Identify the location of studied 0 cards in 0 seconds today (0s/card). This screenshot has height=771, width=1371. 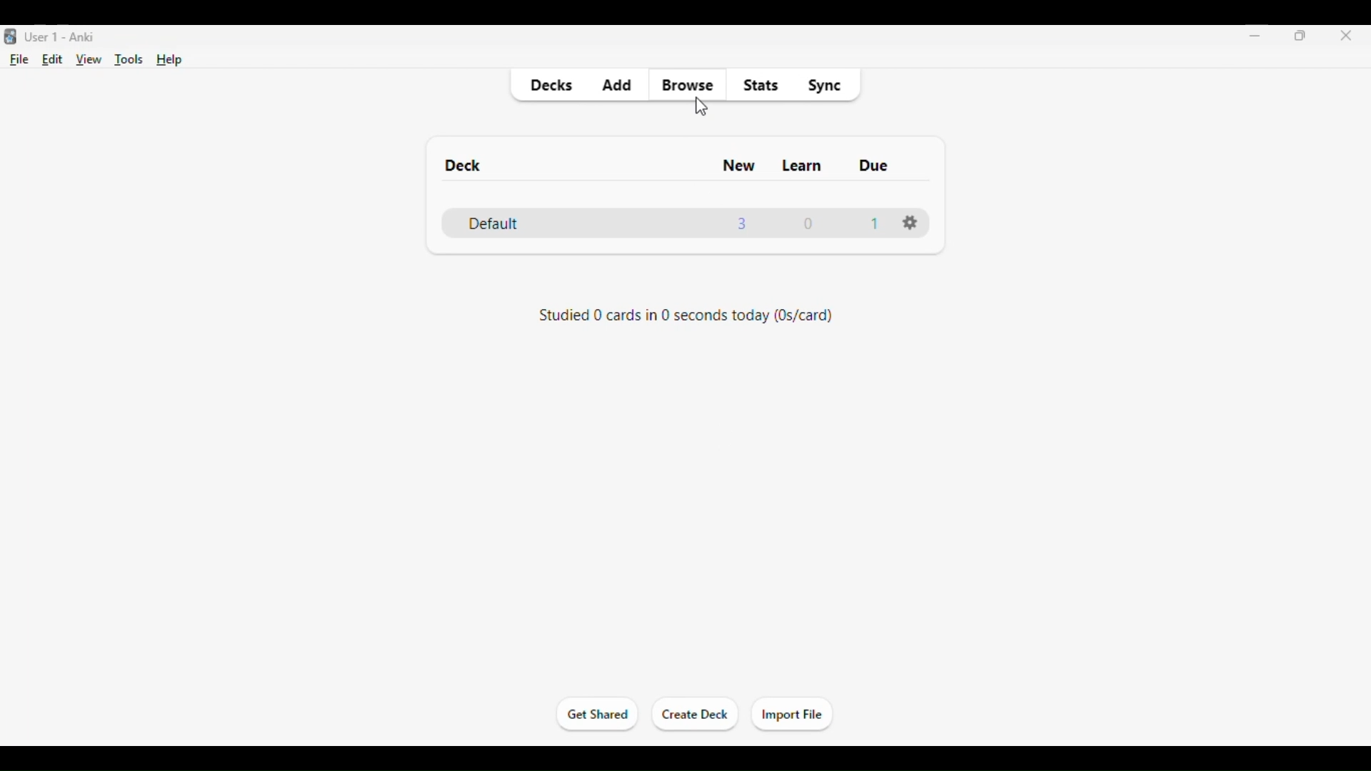
(683, 315).